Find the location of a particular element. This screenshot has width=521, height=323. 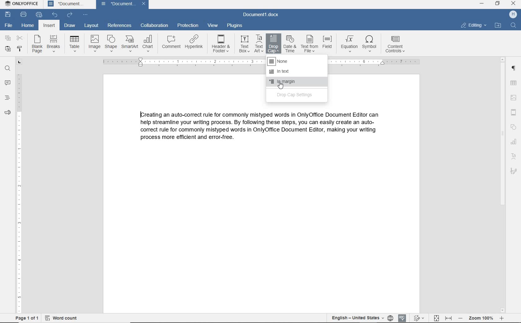

Fit to width is located at coordinates (448, 317).